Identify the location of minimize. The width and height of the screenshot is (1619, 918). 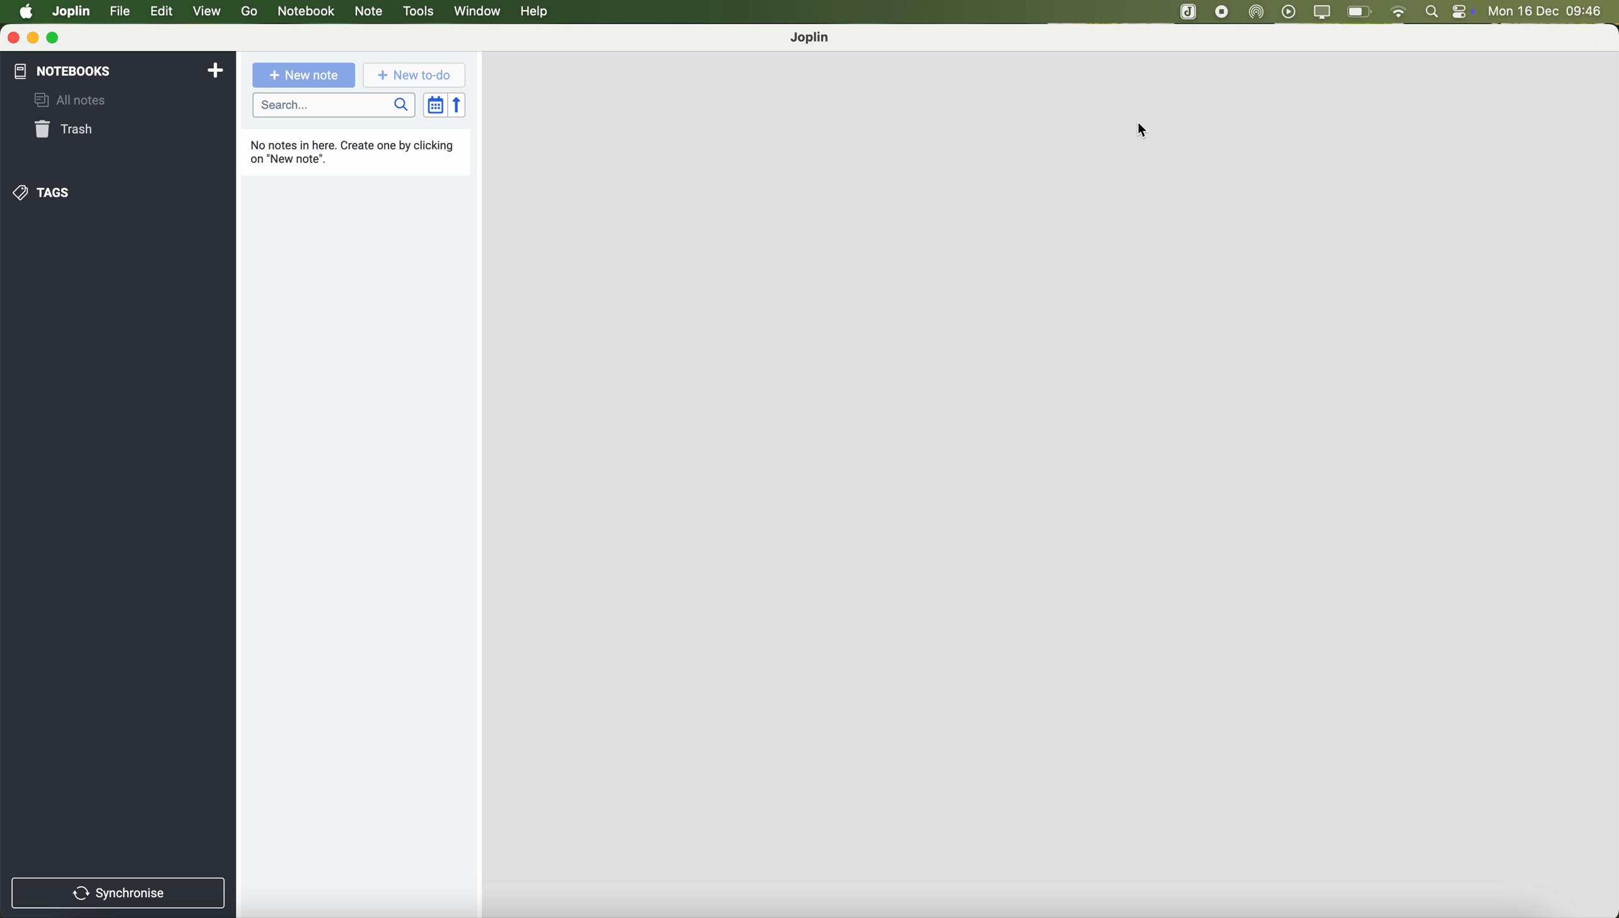
(33, 38).